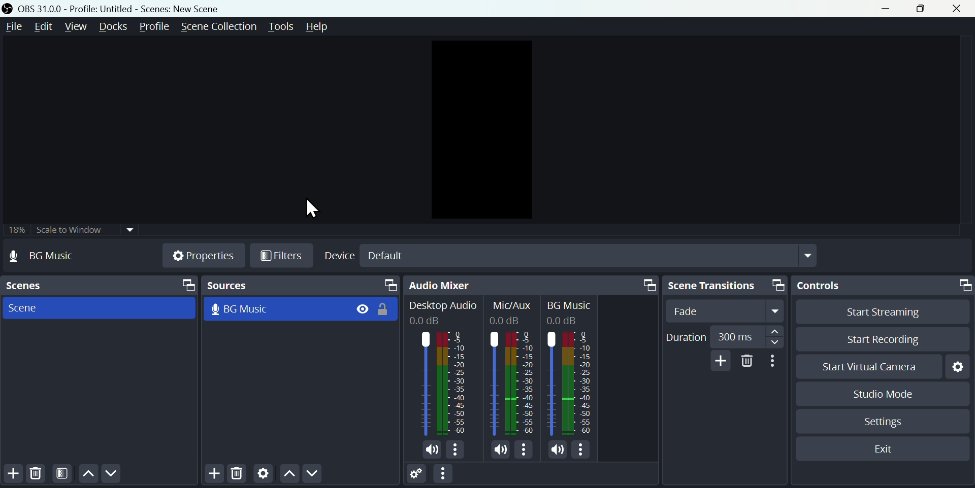 The height and width of the screenshot is (488, 975). I want to click on start virtual camera, so click(870, 368).